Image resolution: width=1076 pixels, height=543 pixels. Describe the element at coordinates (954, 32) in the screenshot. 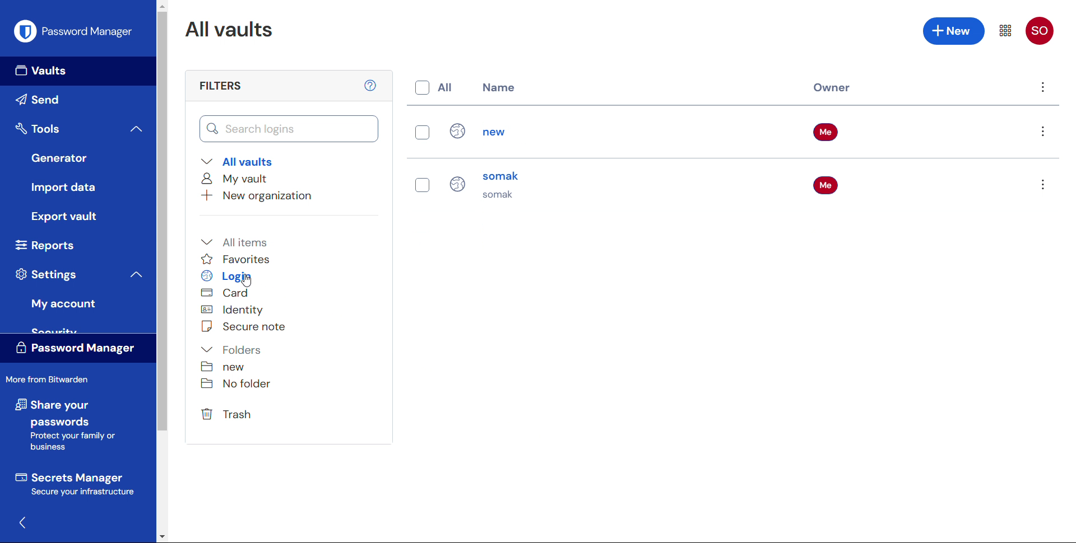

I see `Add new entry ` at that location.